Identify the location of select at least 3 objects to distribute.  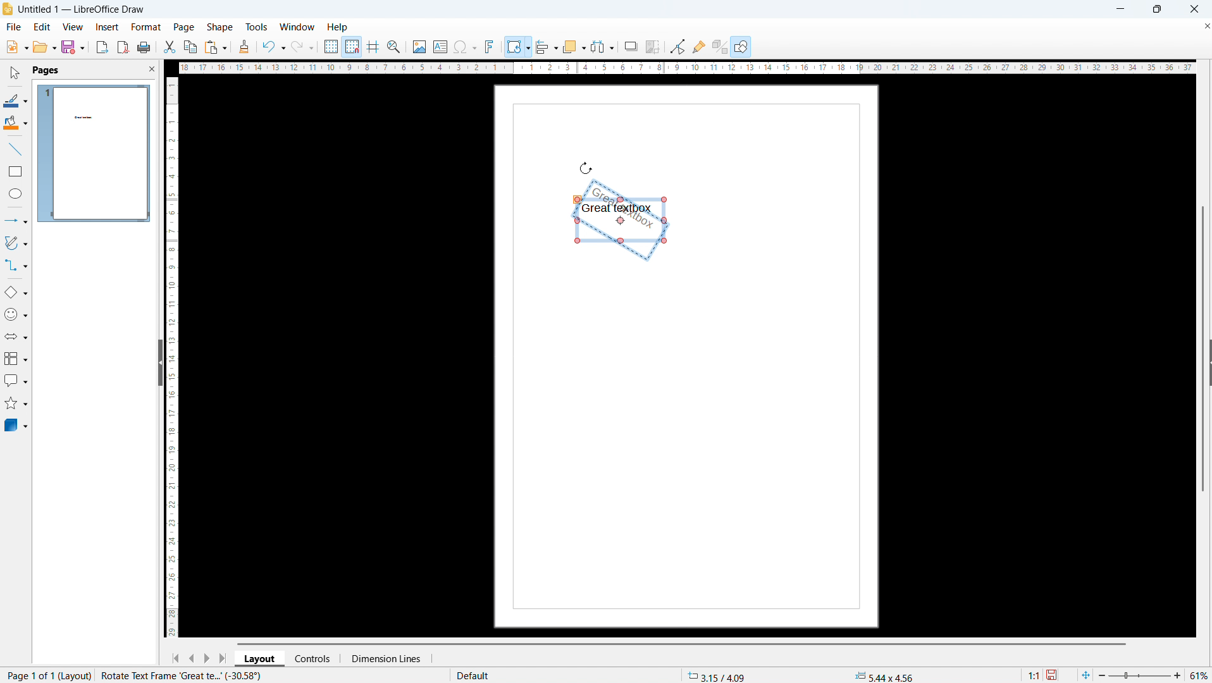
(603, 46).